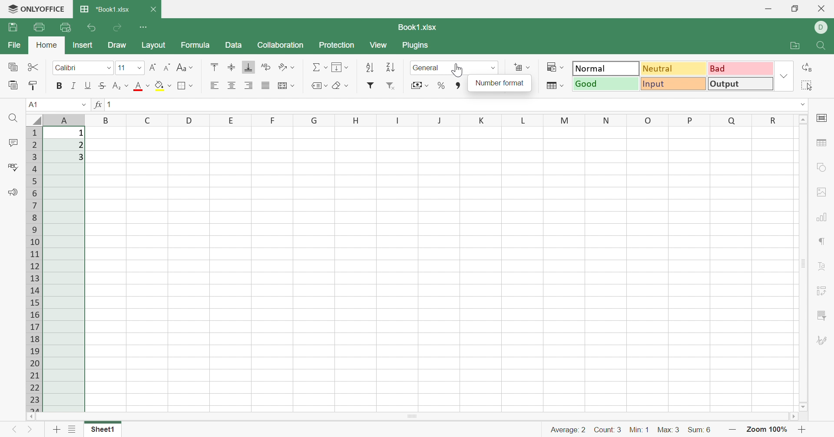  I want to click on Image settings, so click(819, 191).